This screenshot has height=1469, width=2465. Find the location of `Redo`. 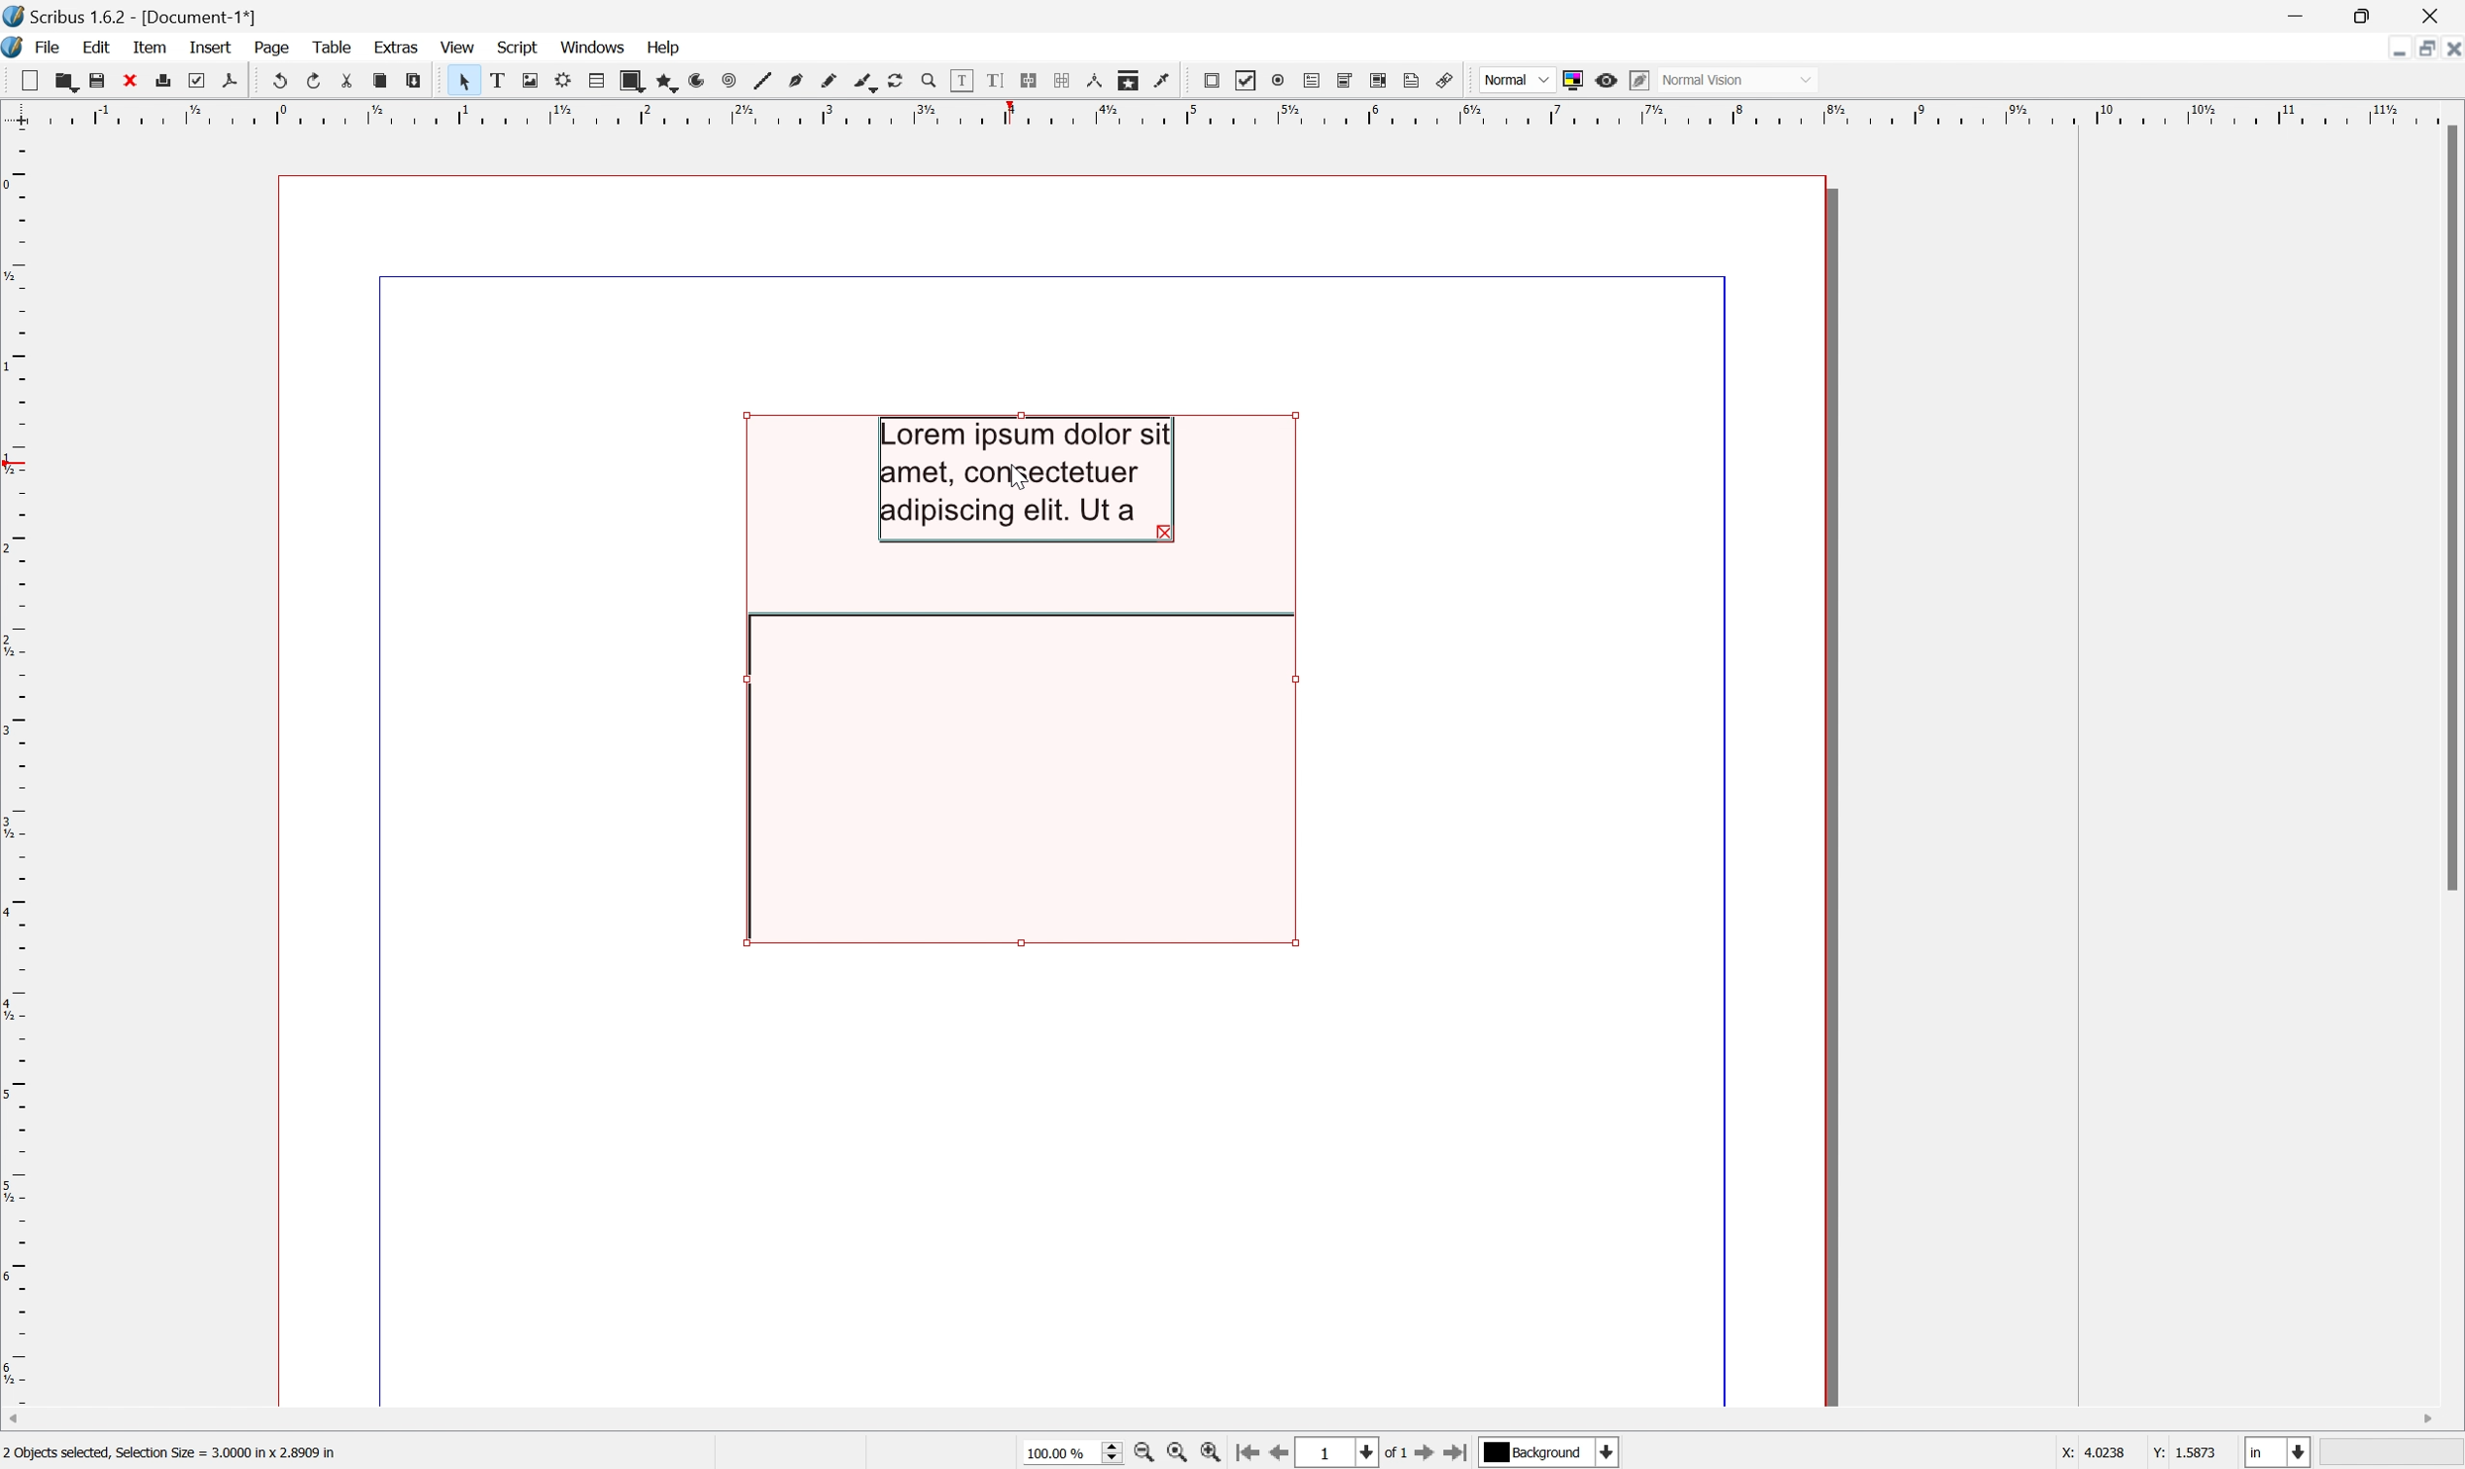

Redo is located at coordinates (313, 81).